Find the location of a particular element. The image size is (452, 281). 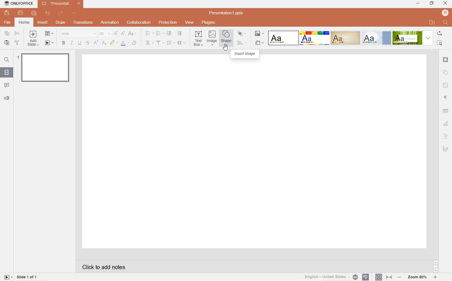

REPLACE is located at coordinates (439, 34).